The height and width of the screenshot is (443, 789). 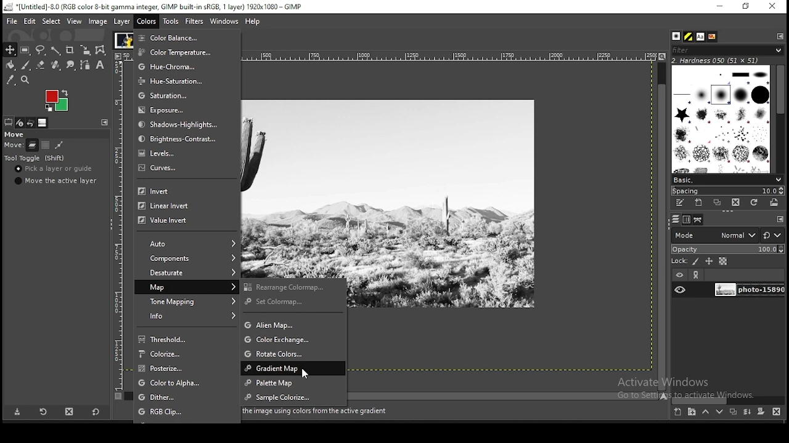 I want to click on configure this pane, so click(x=779, y=219).